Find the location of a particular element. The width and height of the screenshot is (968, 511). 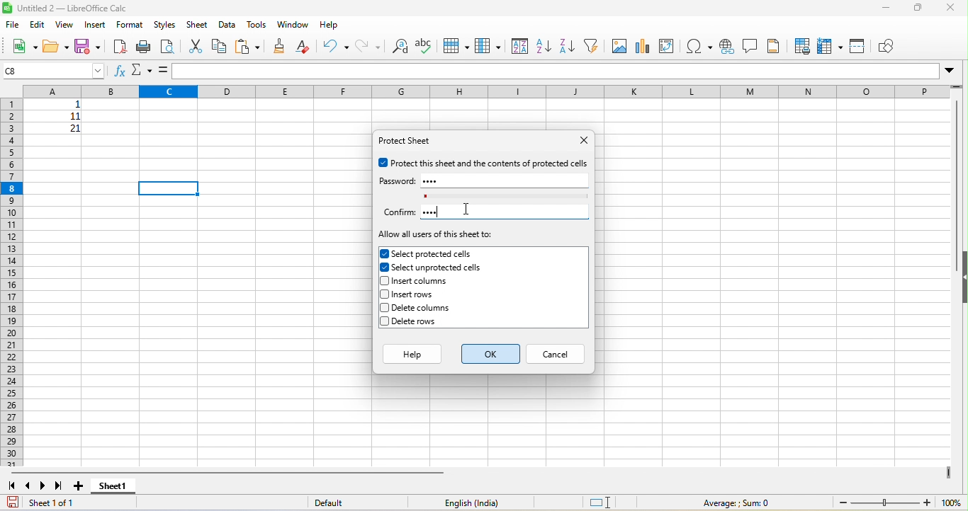

maximize is located at coordinates (919, 9).